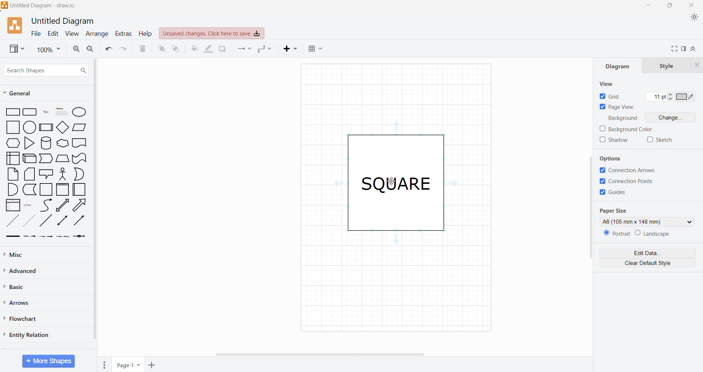  I want to click on Half Circle , so click(79, 174).